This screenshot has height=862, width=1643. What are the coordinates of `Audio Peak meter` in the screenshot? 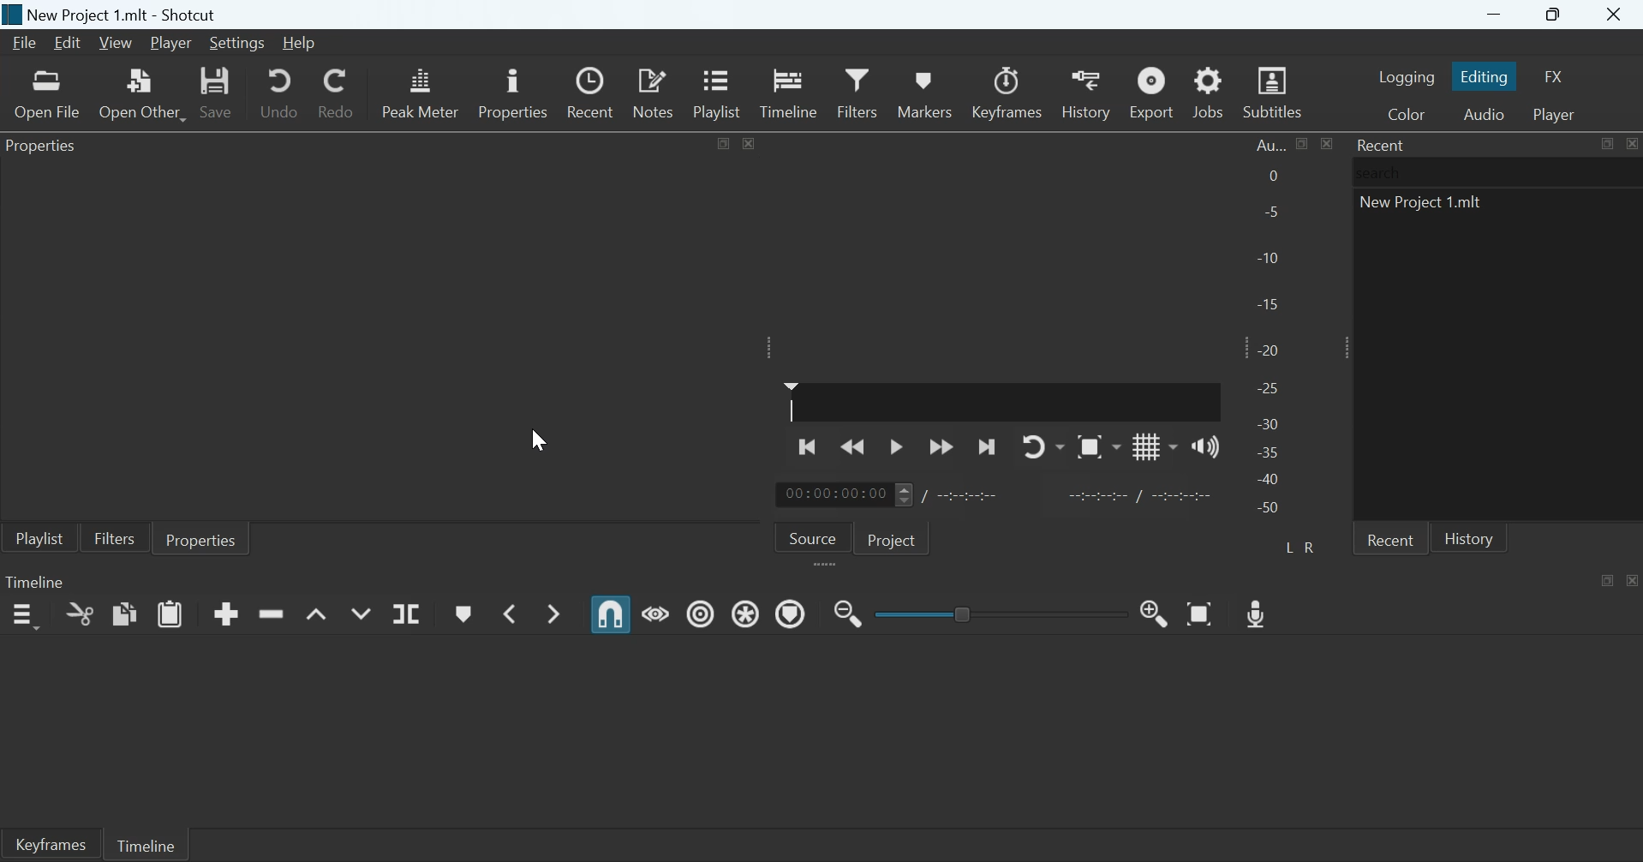 It's located at (421, 90).